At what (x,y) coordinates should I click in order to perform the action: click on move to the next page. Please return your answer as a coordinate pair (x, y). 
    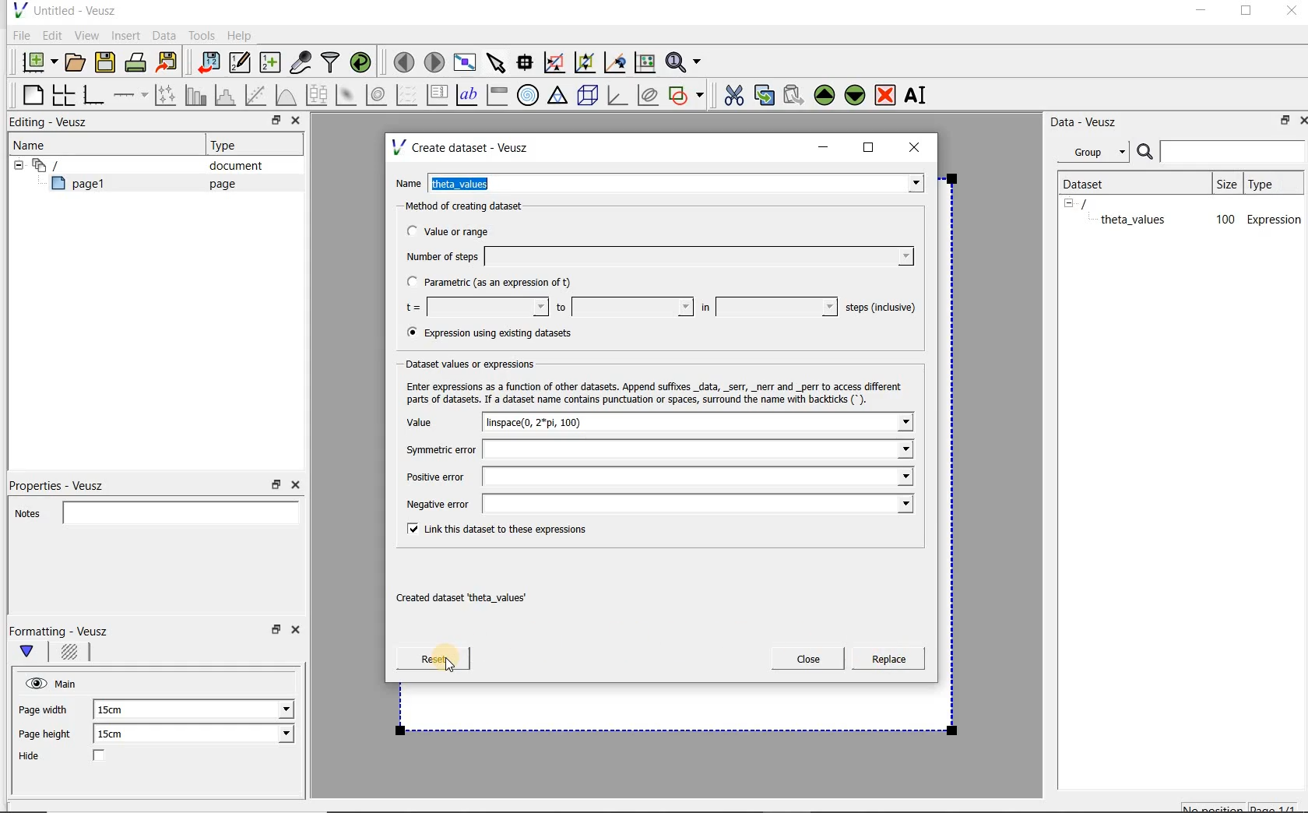
    Looking at the image, I should click on (434, 62).